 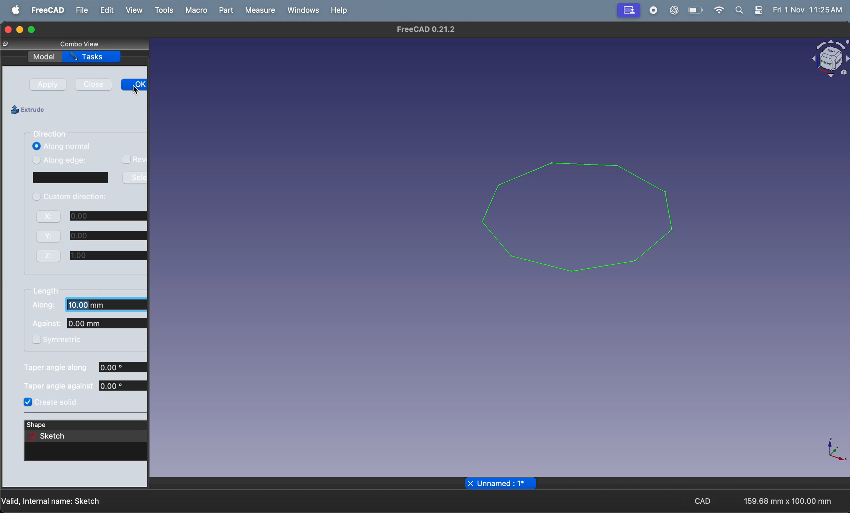 What do you see at coordinates (808, 10) in the screenshot?
I see `Fri 1 Nov 11:25 AM` at bounding box center [808, 10].